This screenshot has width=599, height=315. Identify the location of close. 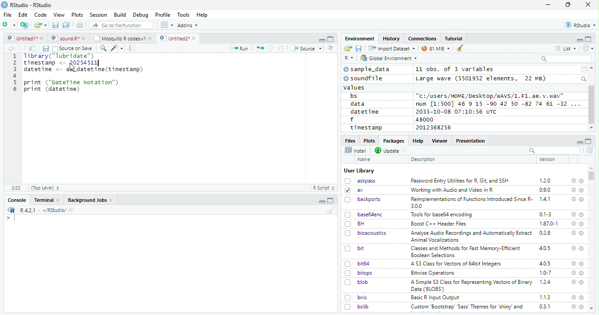
(581, 181).